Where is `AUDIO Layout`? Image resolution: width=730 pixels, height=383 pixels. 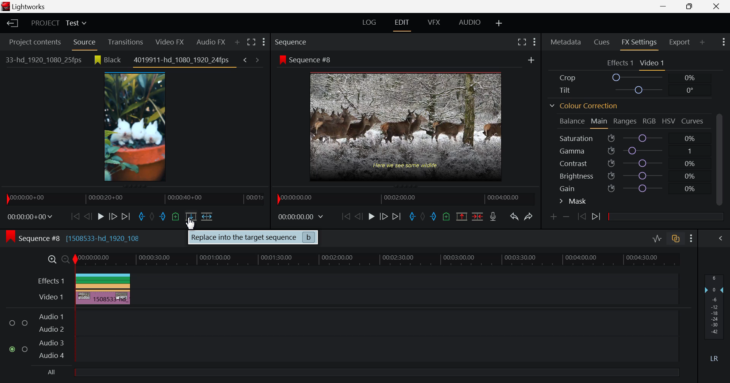 AUDIO Layout is located at coordinates (469, 23).